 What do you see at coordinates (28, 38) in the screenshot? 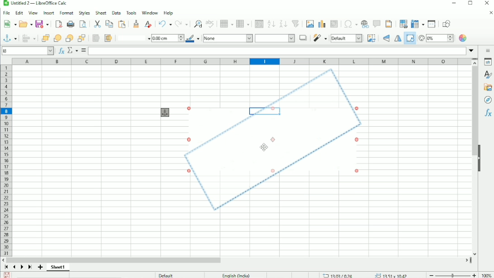
I see `Align objects` at bounding box center [28, 38].